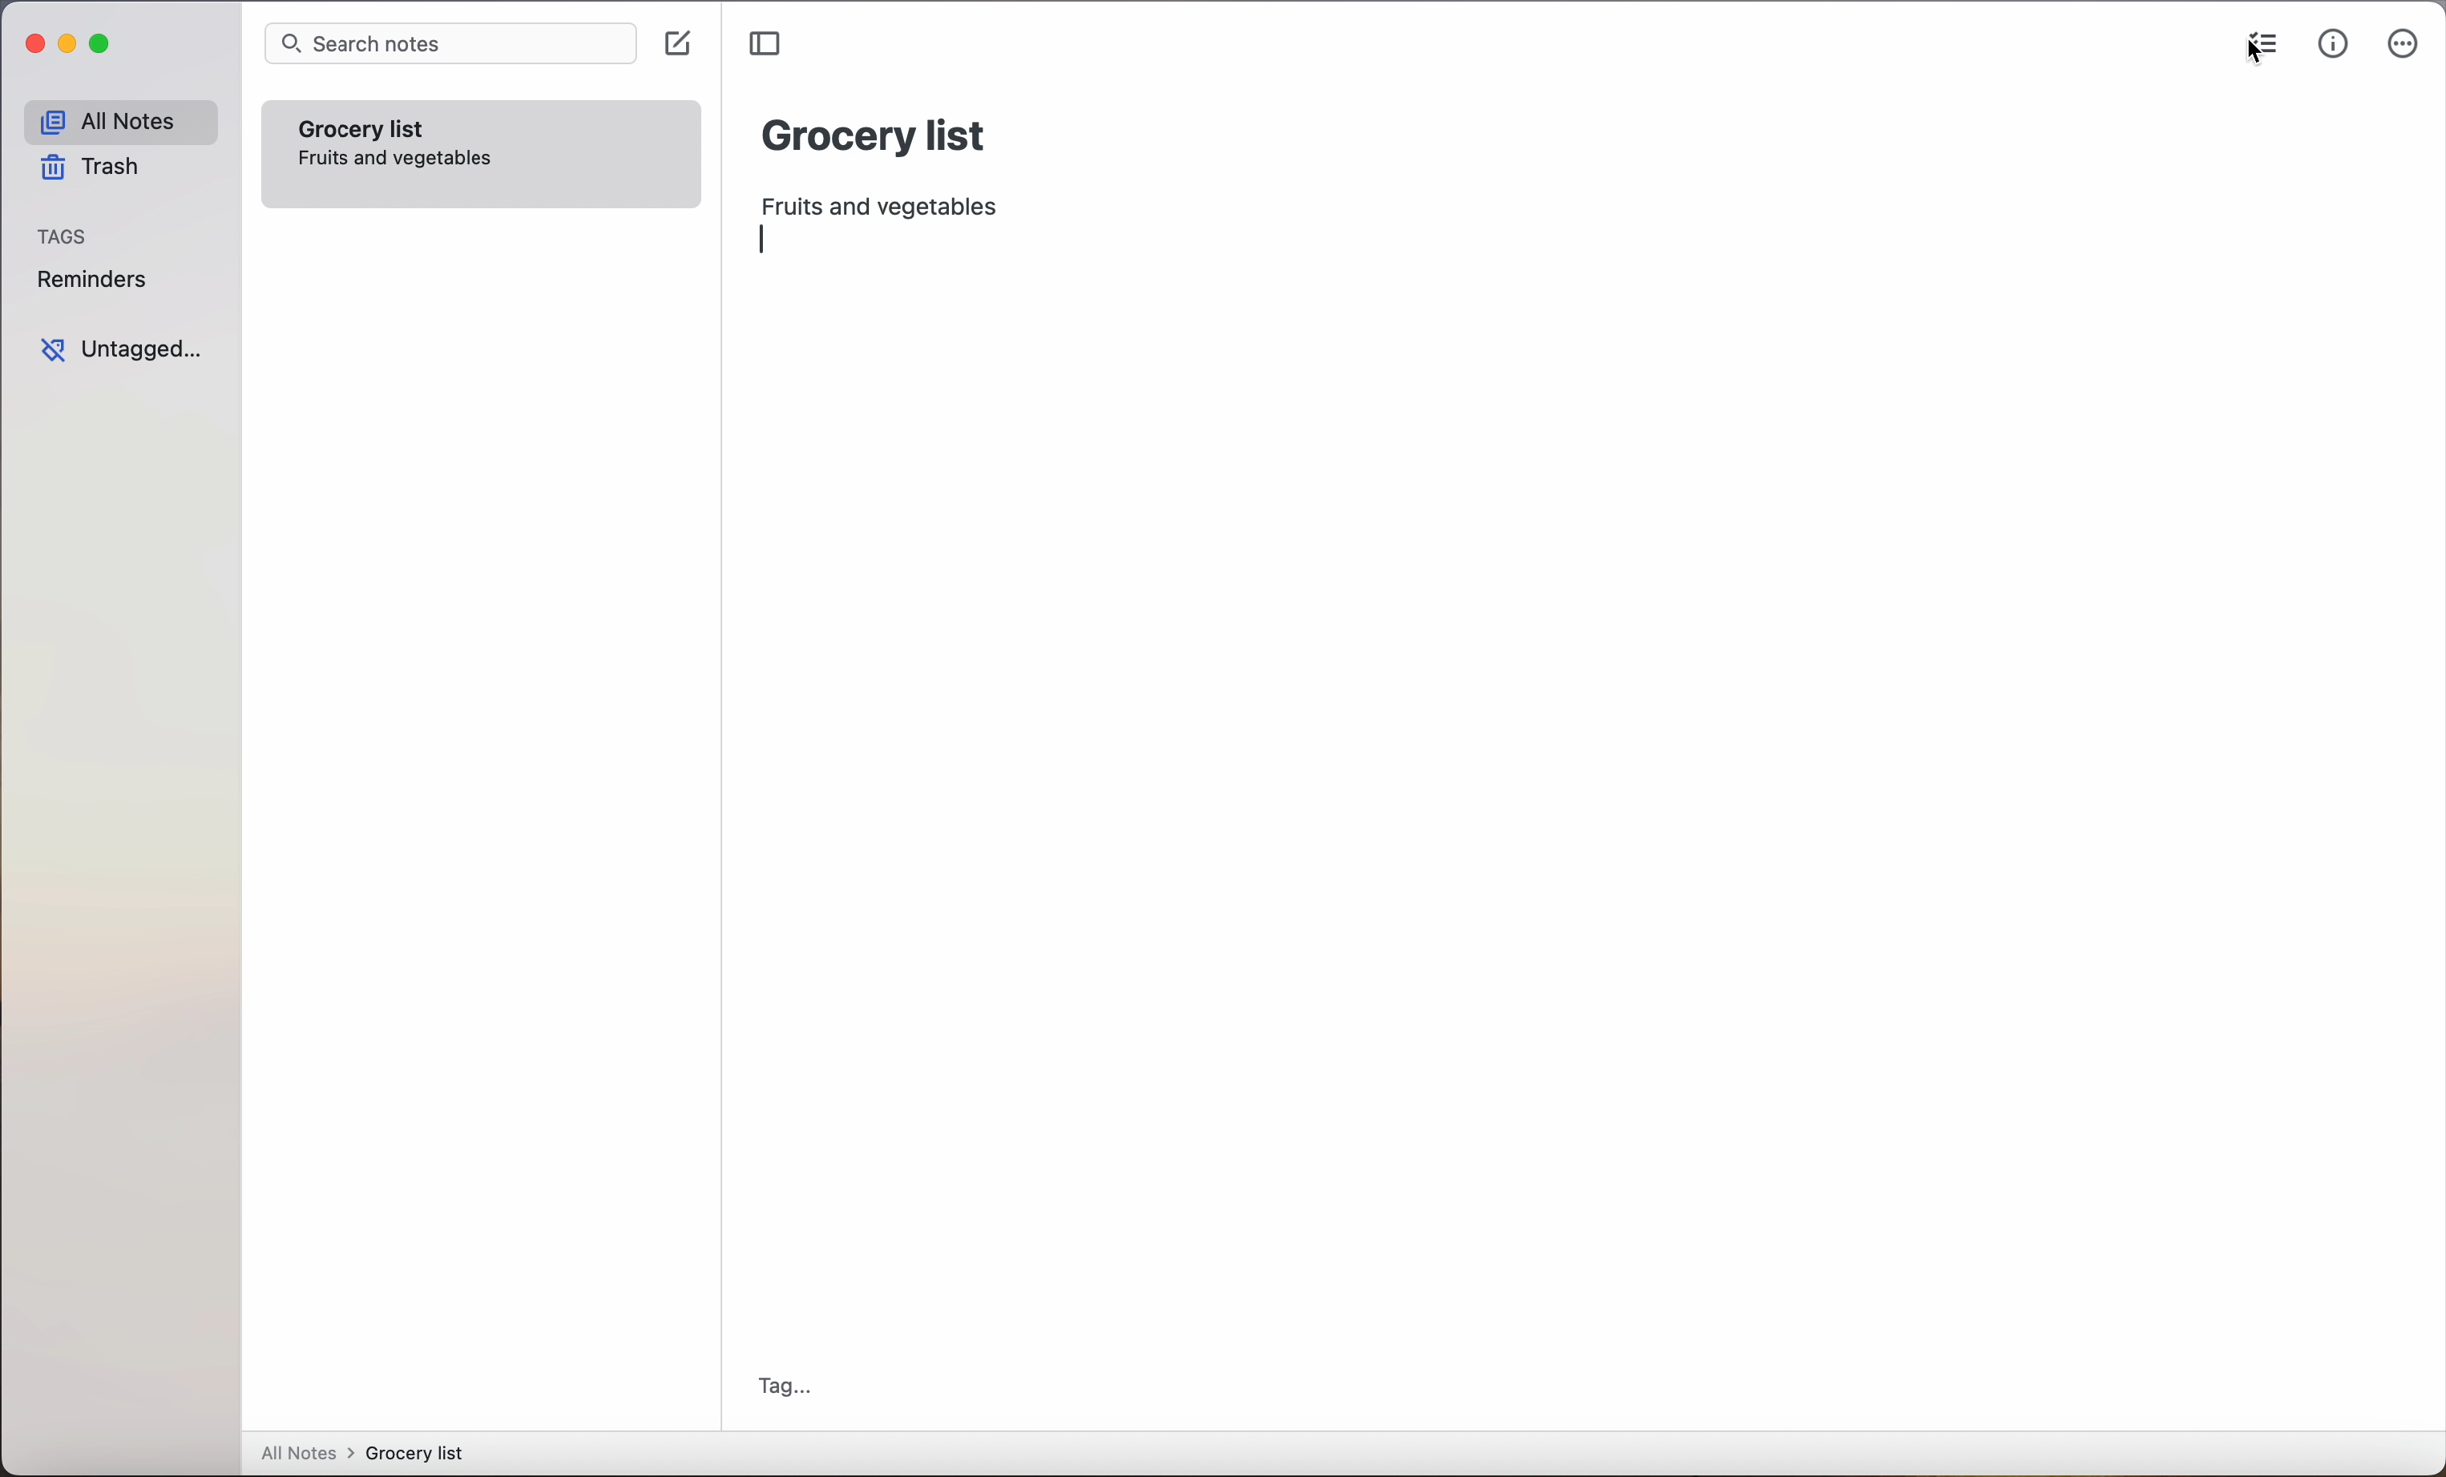  I want to click on all notes, so click(119, 122).